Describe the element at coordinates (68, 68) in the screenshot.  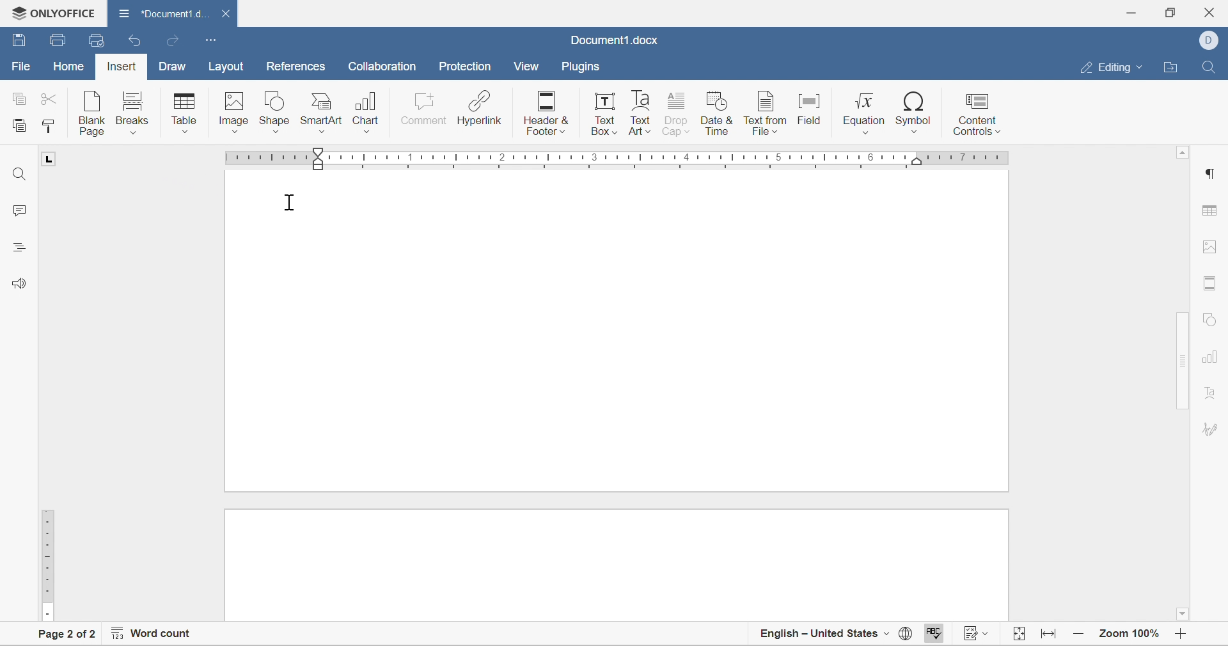
I see `Home` at that location.